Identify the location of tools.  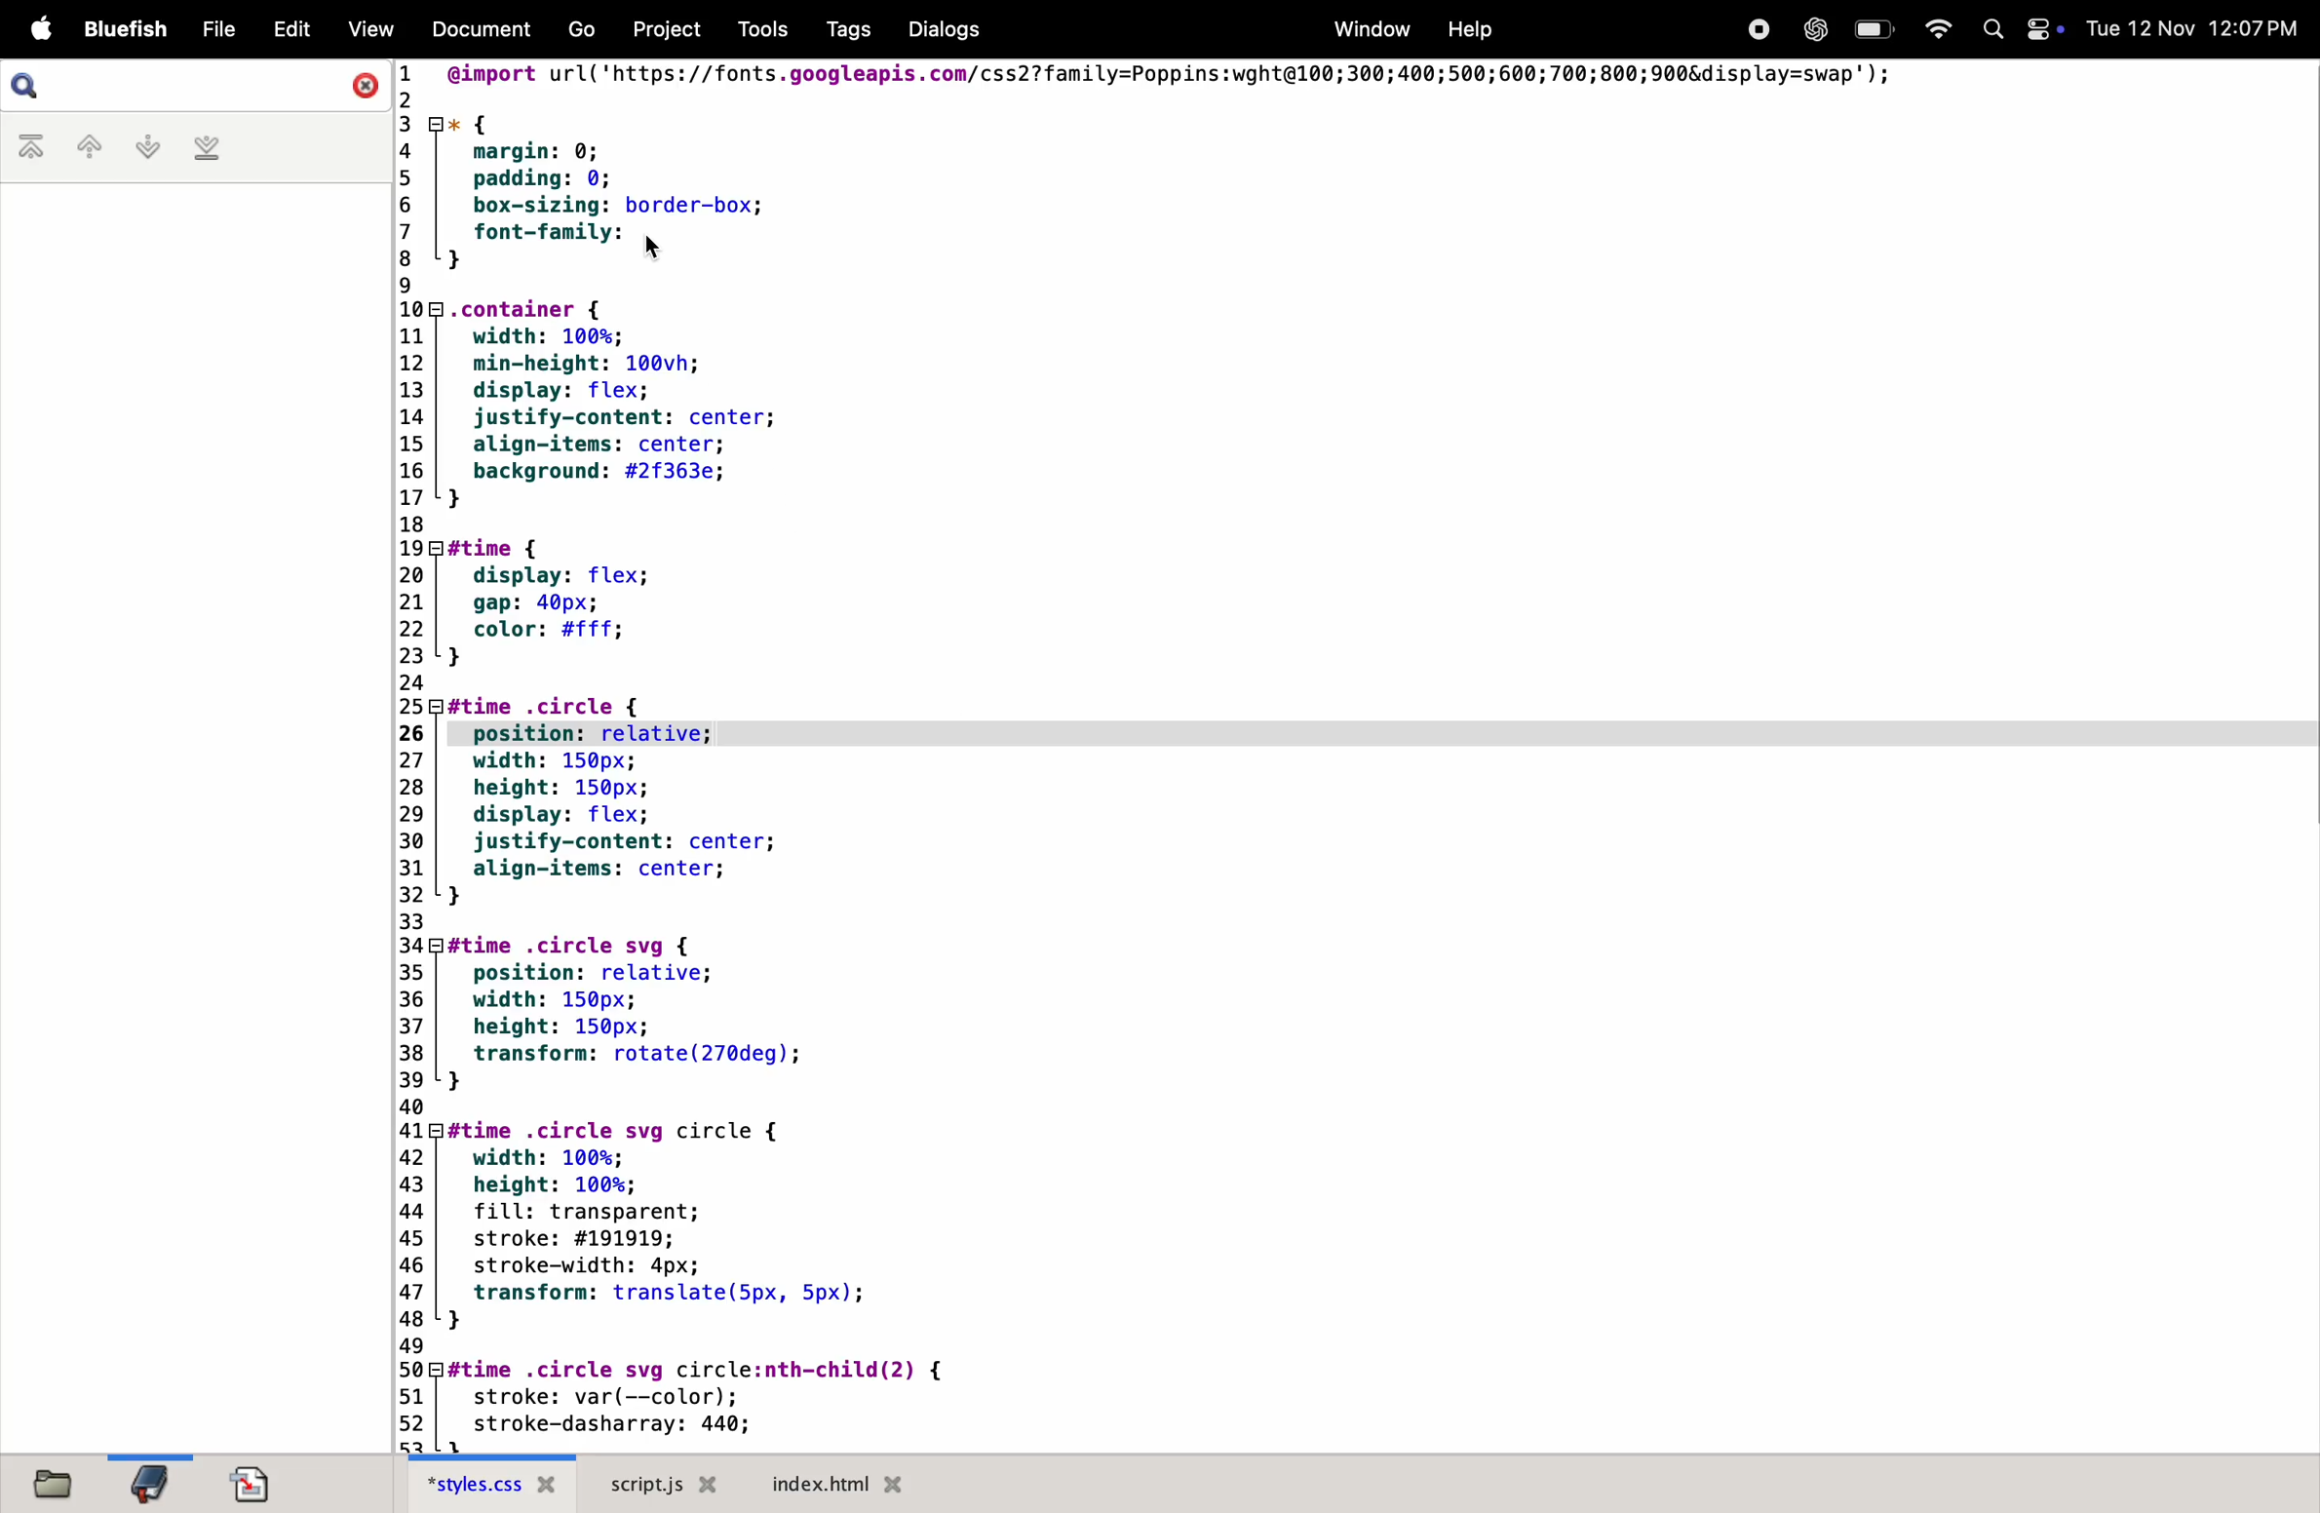
(754, 29).